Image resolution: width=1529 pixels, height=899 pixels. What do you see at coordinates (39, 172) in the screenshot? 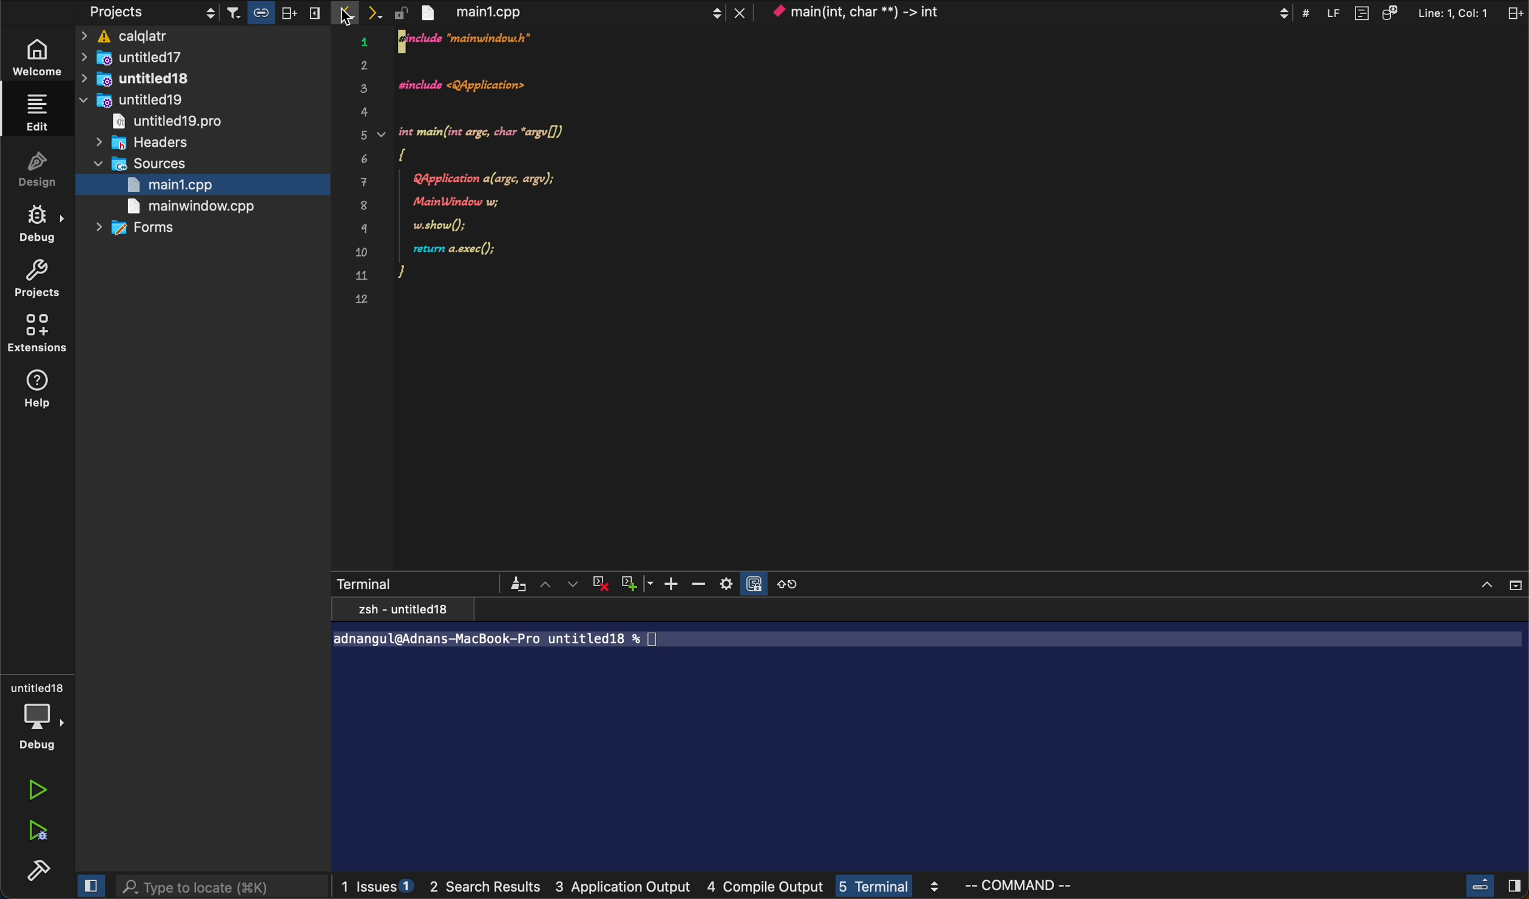
I see `design` at bounding box center [39, 172].